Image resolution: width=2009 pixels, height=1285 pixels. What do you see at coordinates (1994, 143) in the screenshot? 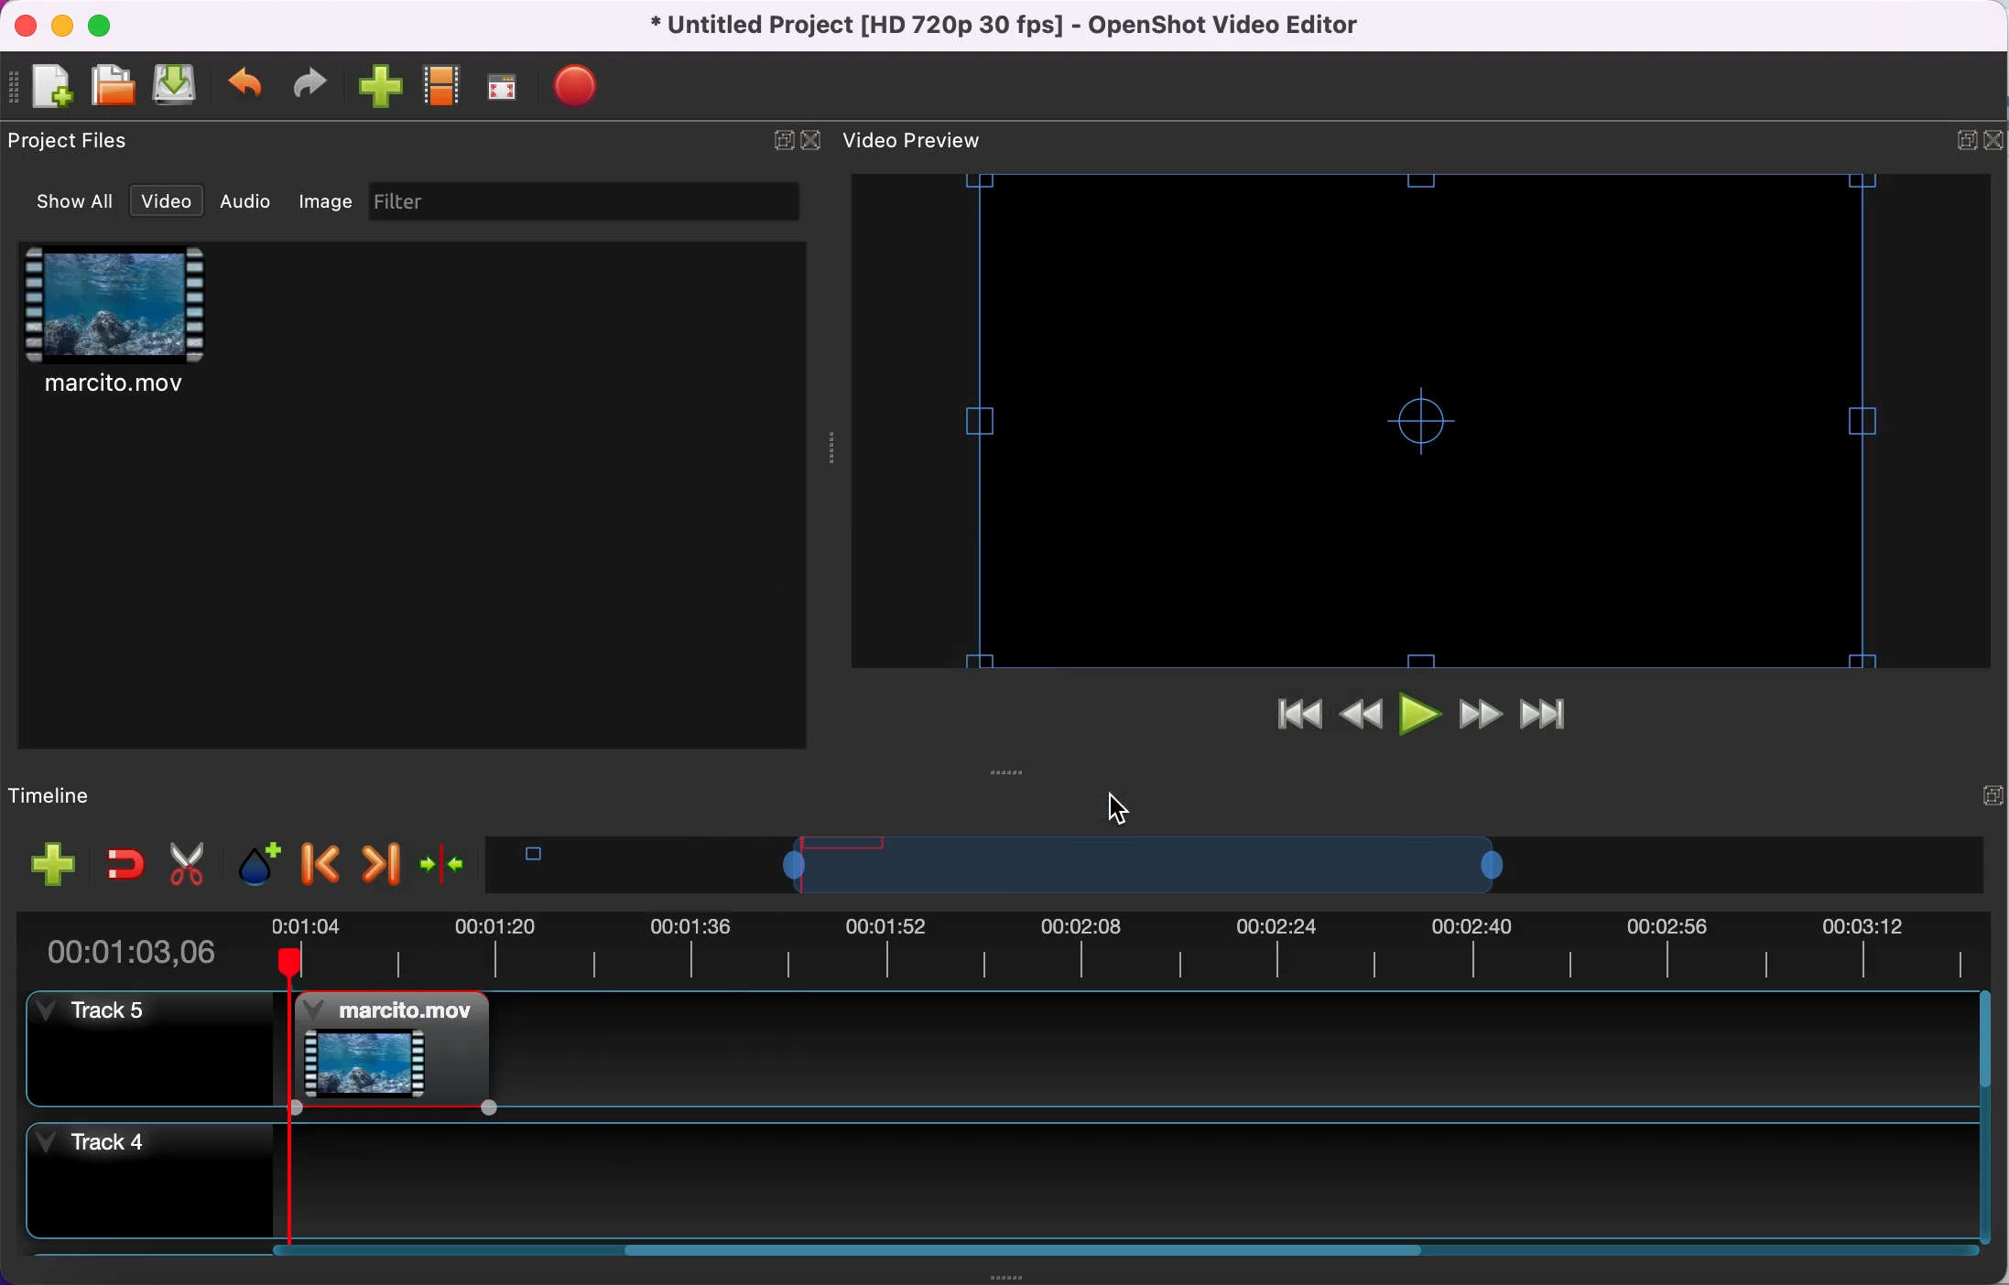
I see `close` at bounding box center [1994, 143].